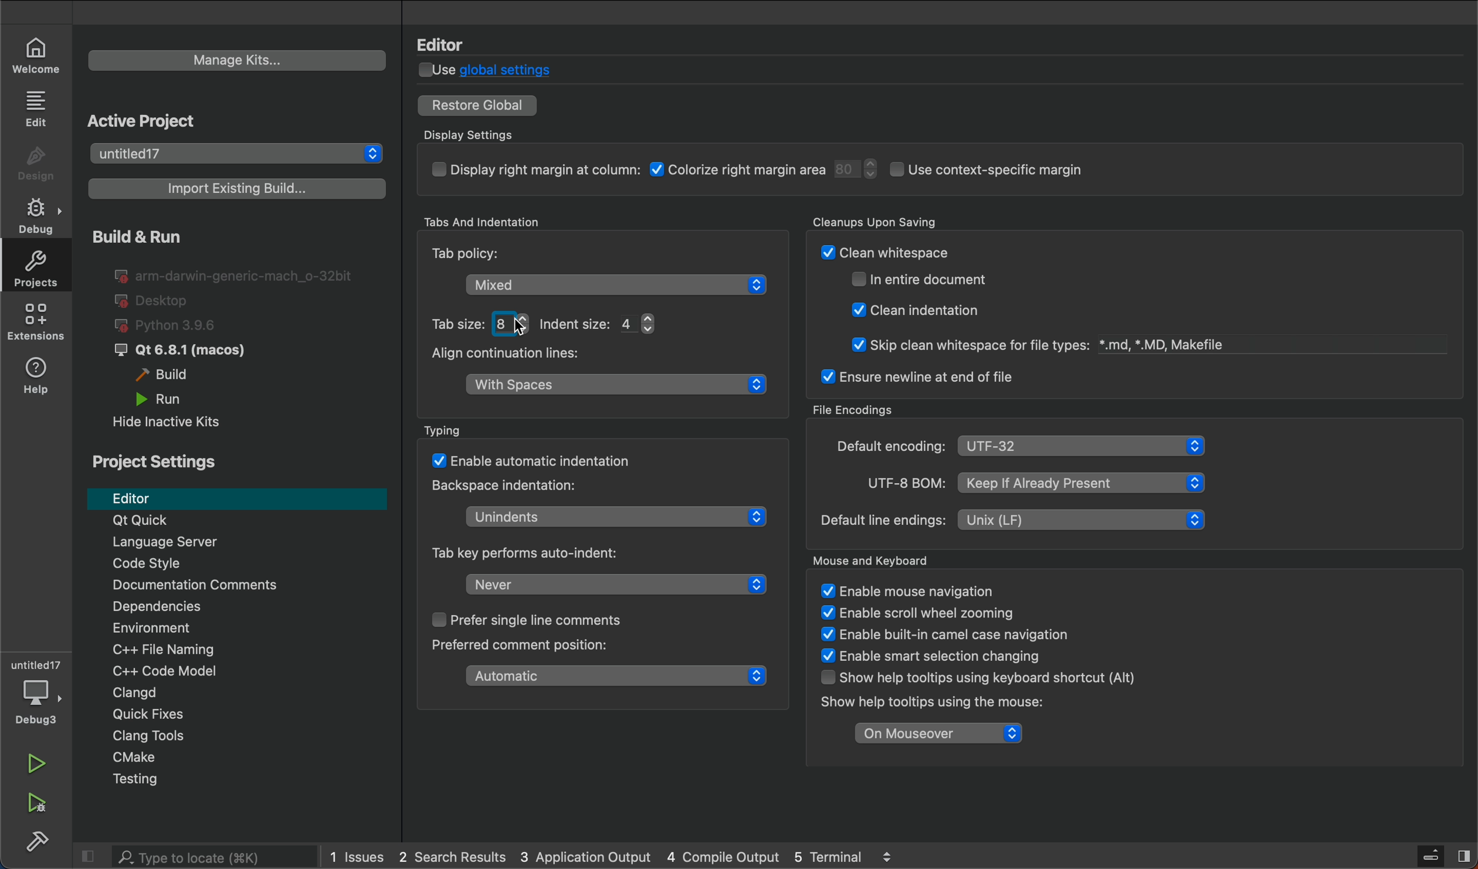  What do you see at coordinates (928, 280) in the screenshot?
I see `enntire document` at bounding box center [928, 280].